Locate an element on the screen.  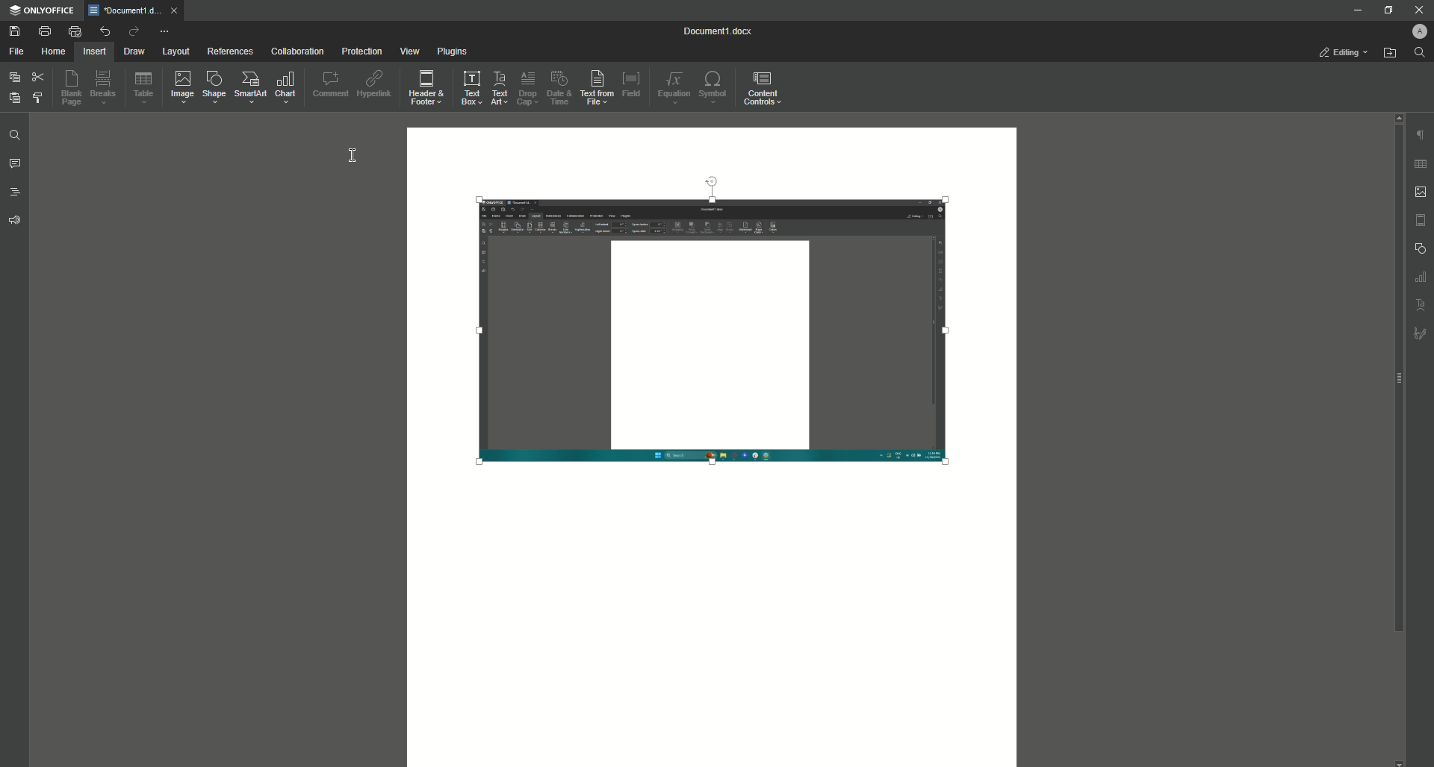
Plugins is located at coordinates (453, 53).